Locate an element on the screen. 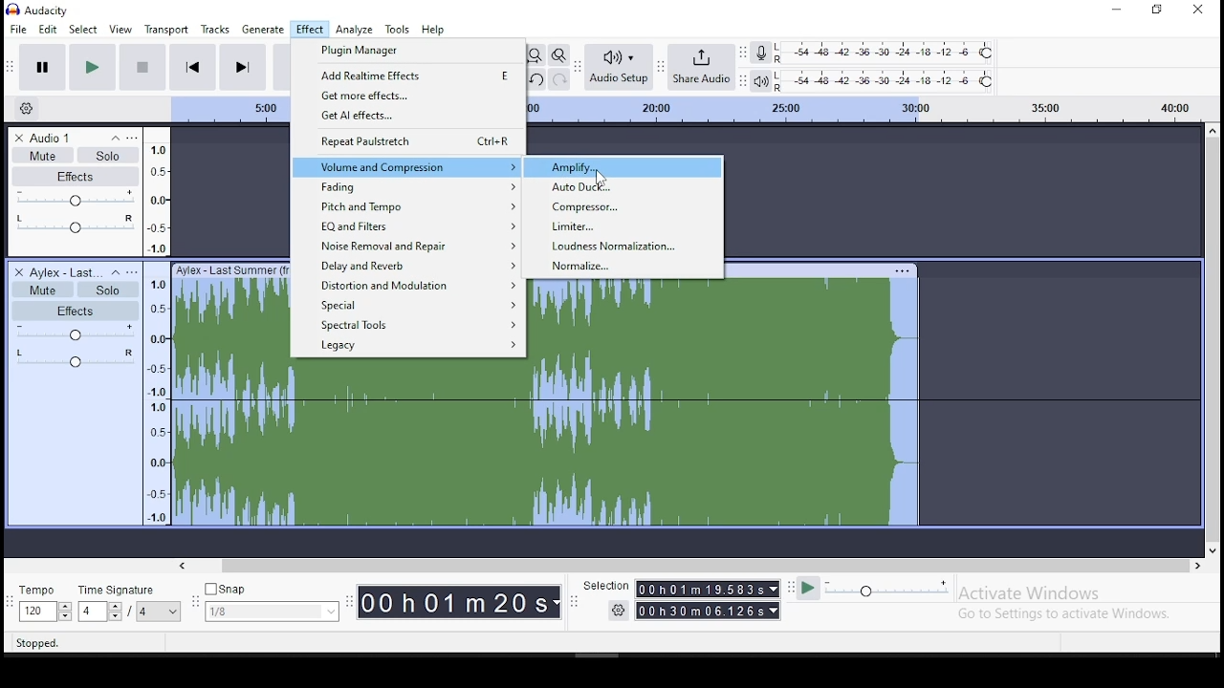 The width and height of the screenshot is (1224, 688). time is located at coordinates (461, 604).